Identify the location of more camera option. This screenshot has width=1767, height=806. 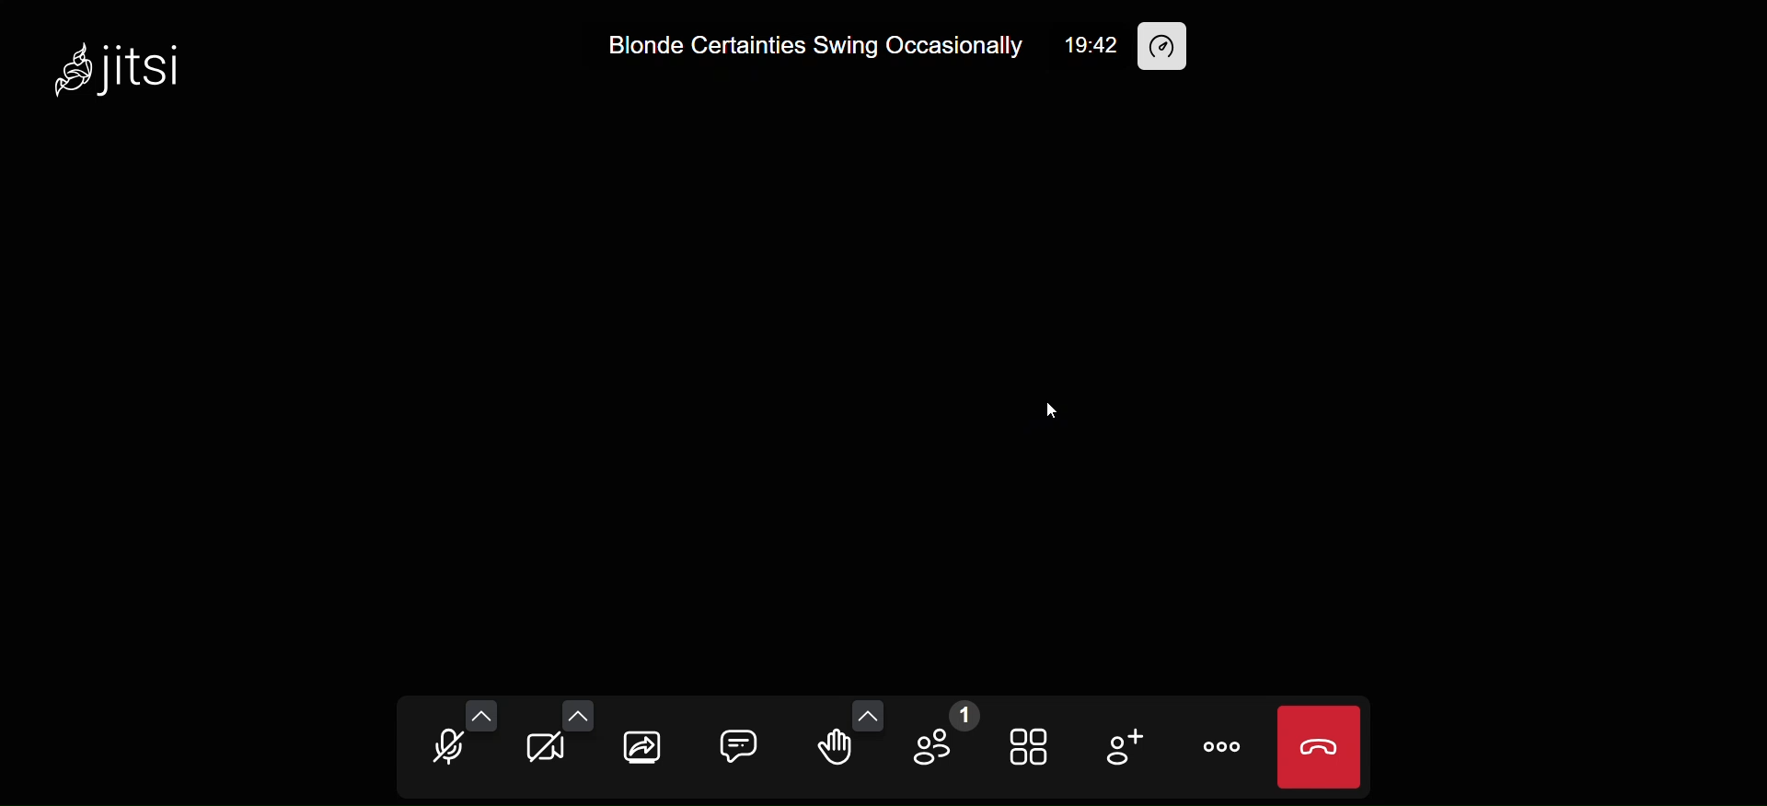
(579, 718).